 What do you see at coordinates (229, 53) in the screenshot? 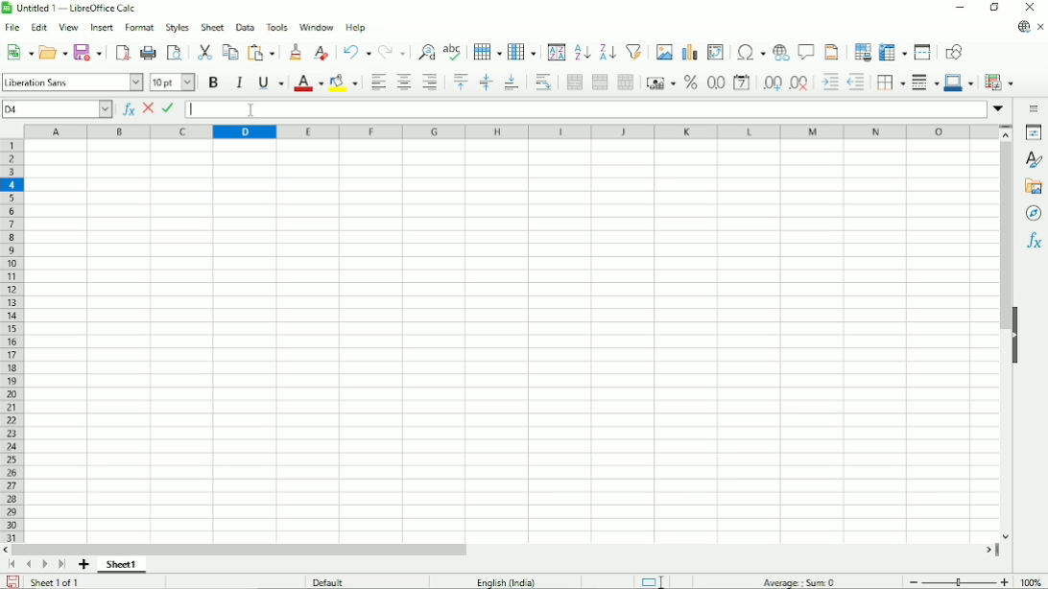
I see `Copy` at bounding box center [229, 53].